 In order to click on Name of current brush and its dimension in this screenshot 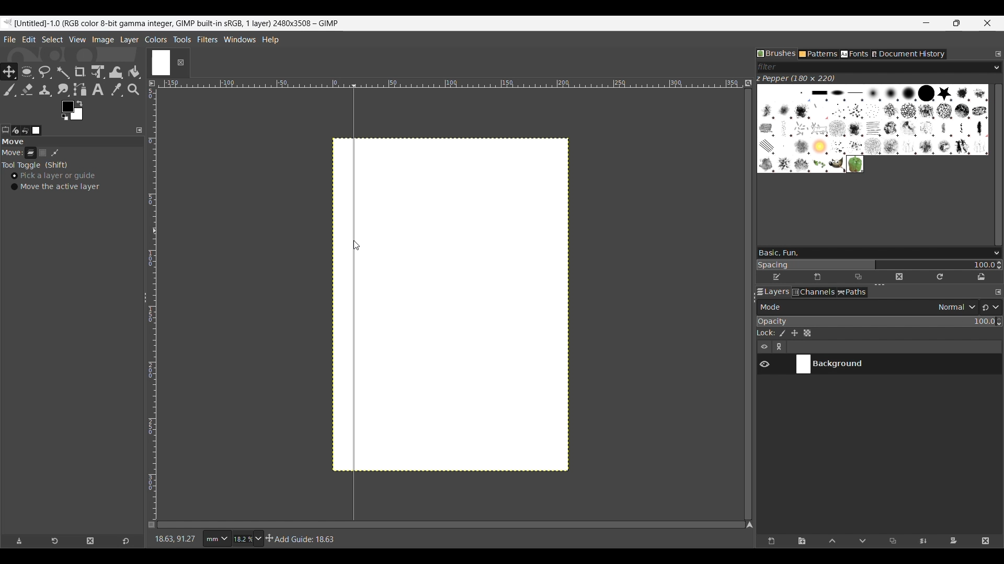, I will do `click(795, 79)`.